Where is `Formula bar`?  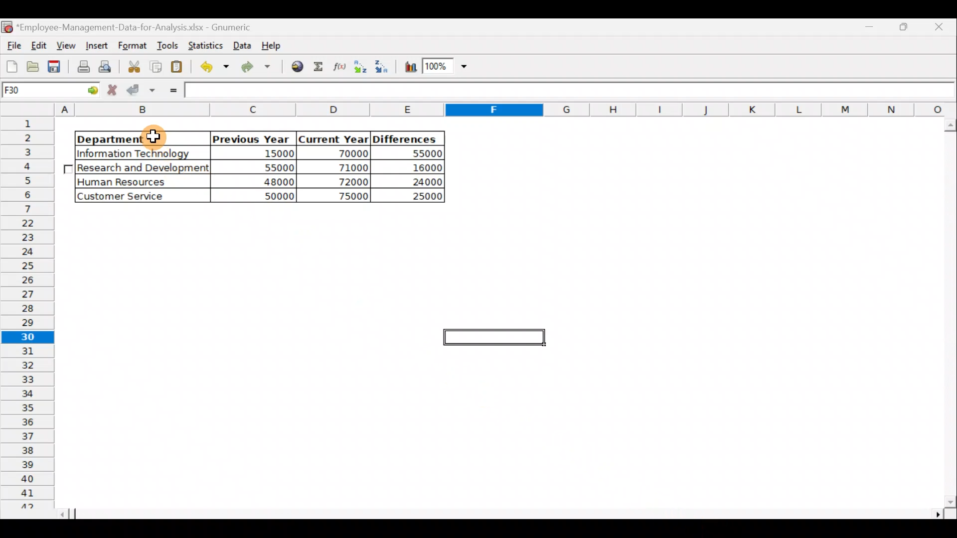
Formula bar is located at coordinates (571, 90).